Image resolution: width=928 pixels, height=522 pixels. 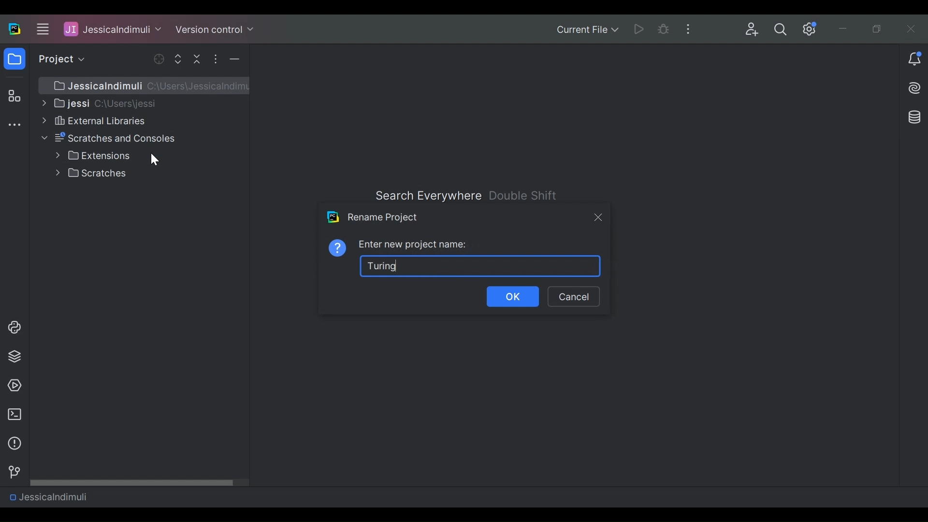 What do you see at coordinates (48, 496) in the screenshot?
I see `JessicaIndimuli` at bounding box center [48, 496].